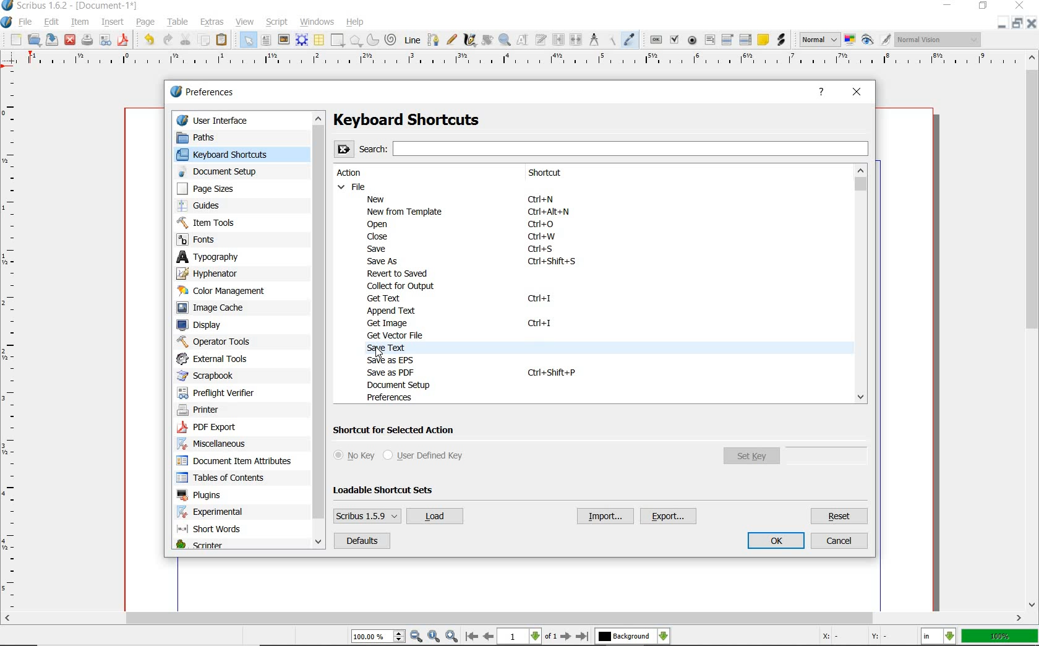  I want to click on fonts, so click(210, 241).